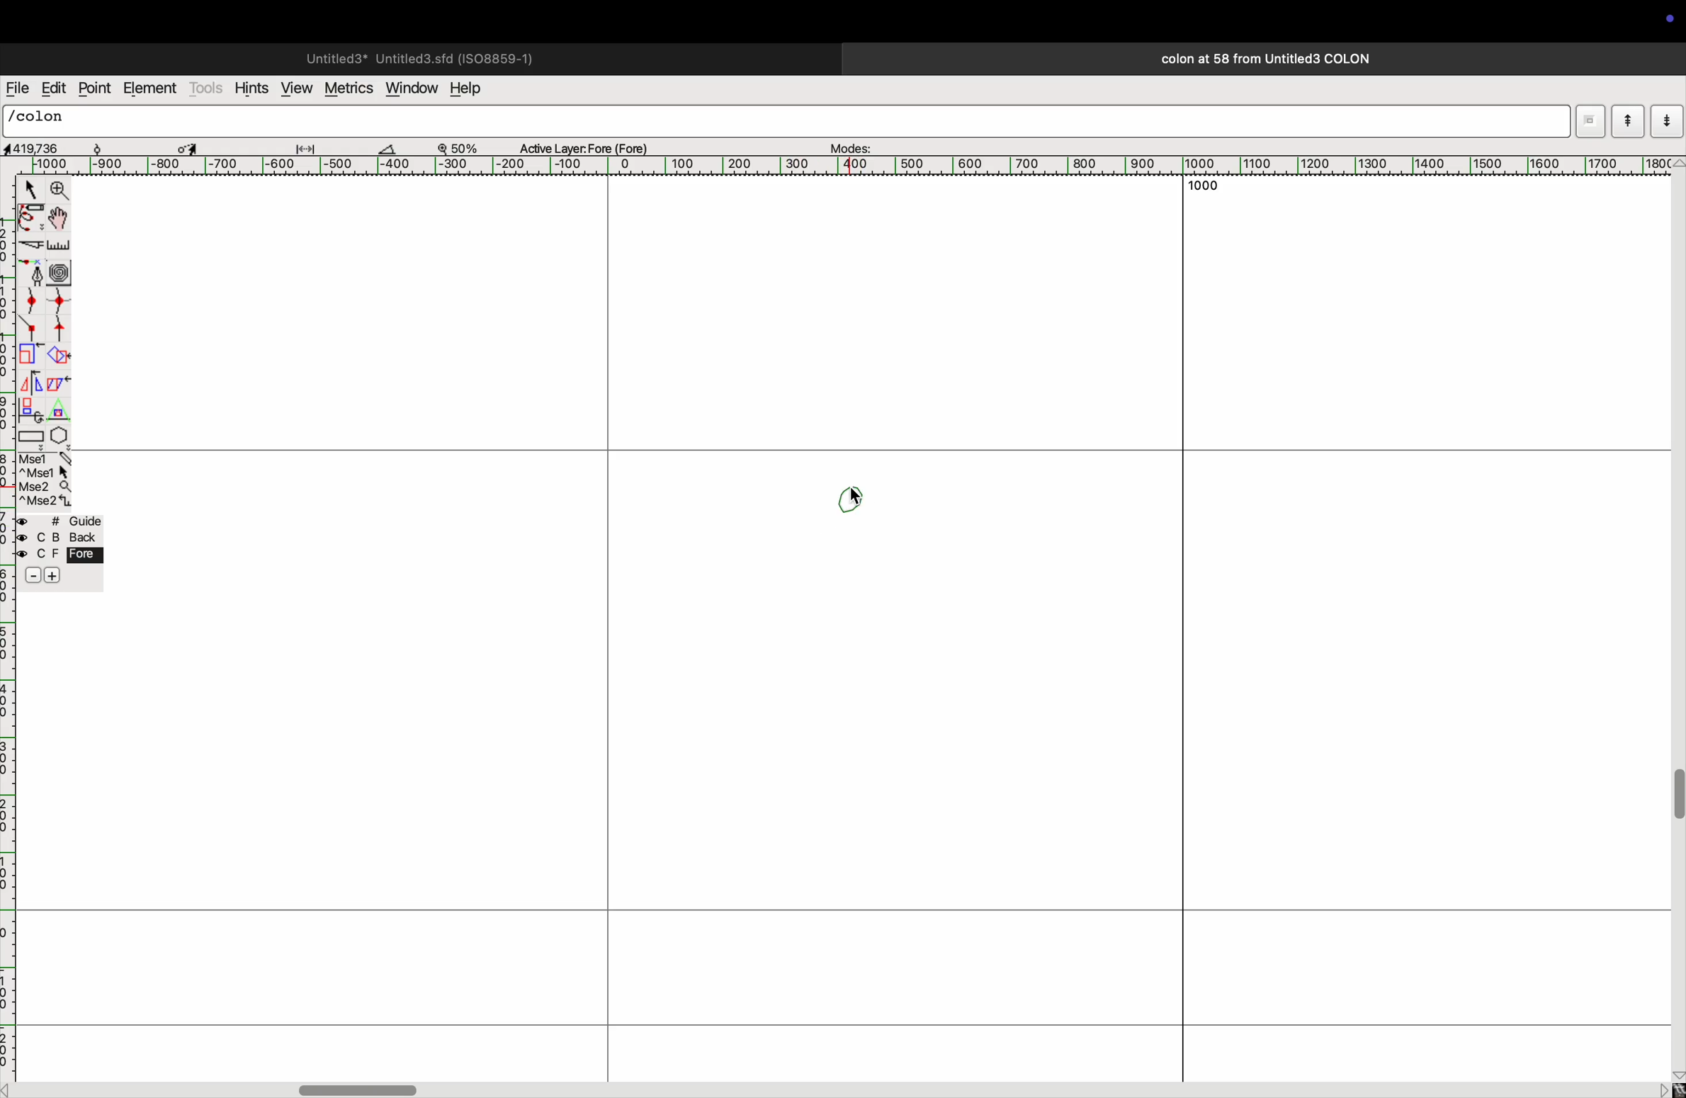 The width and height of the screenshot is (1686, 1098). I want to click on element, so click(150, 89).